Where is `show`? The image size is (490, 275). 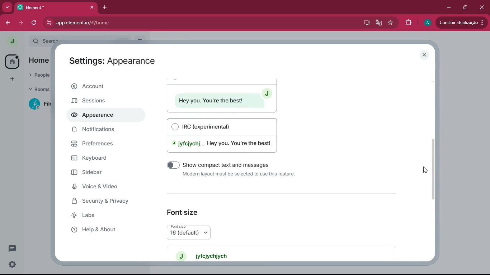 show is located at coordinates (235, 164).